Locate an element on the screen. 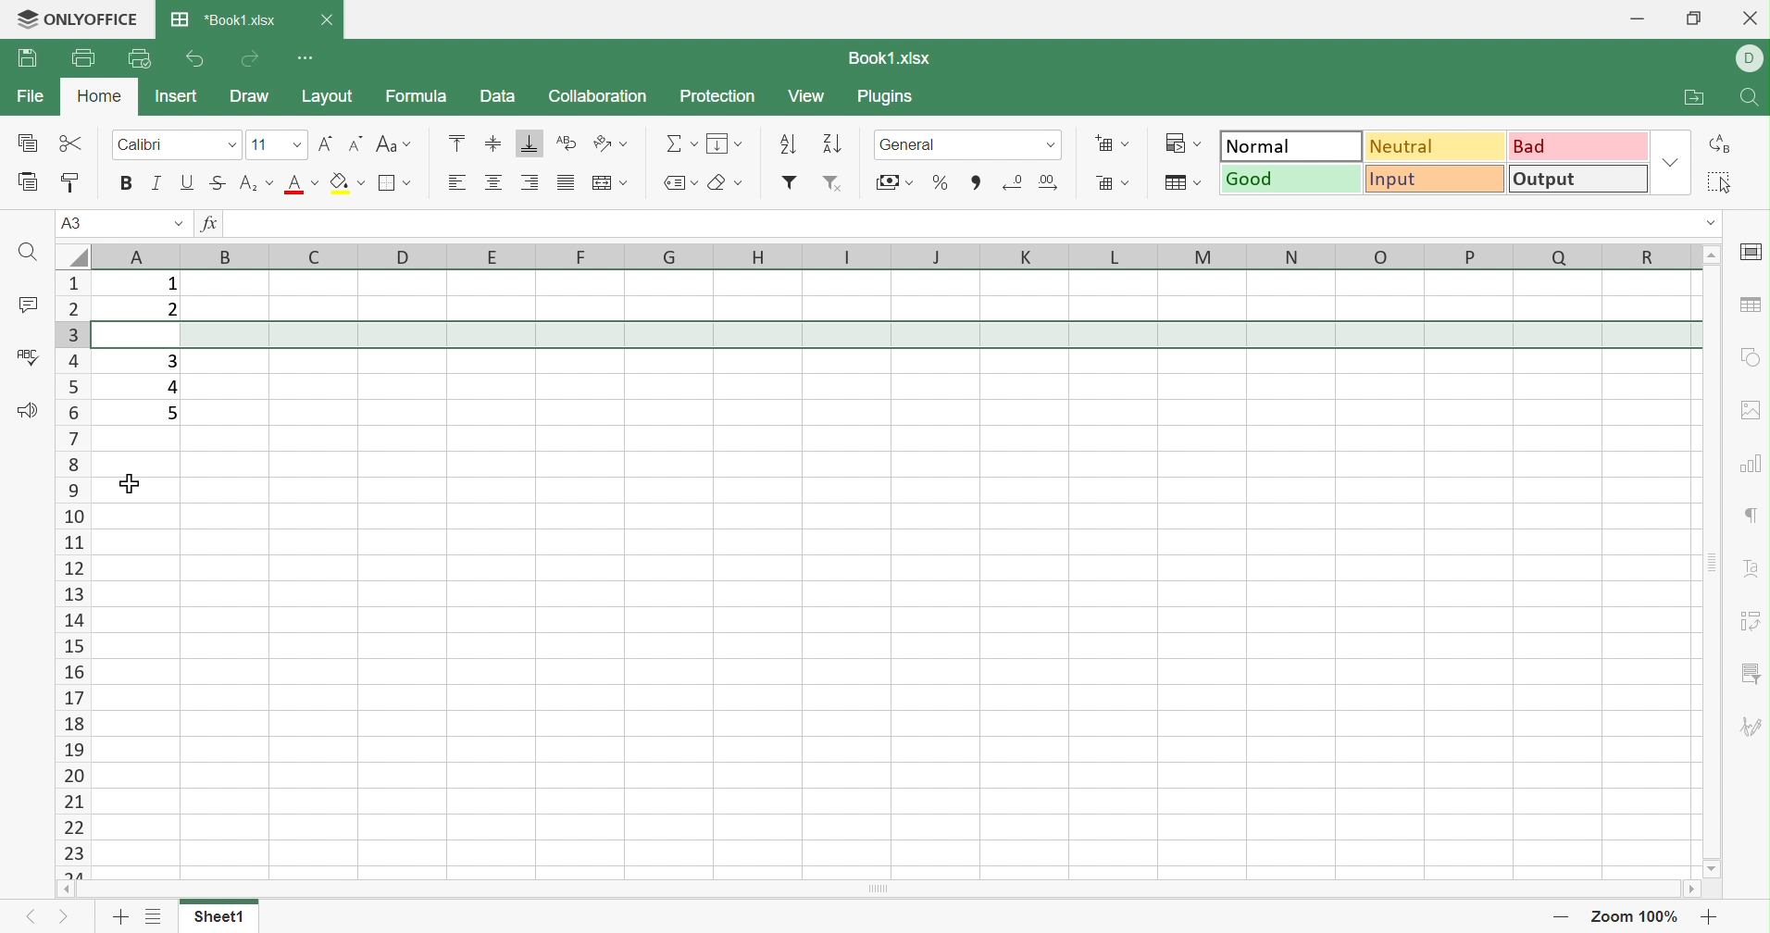 The image size is (1770, 933). Scroll Up is located at coordinates (1712, 254).